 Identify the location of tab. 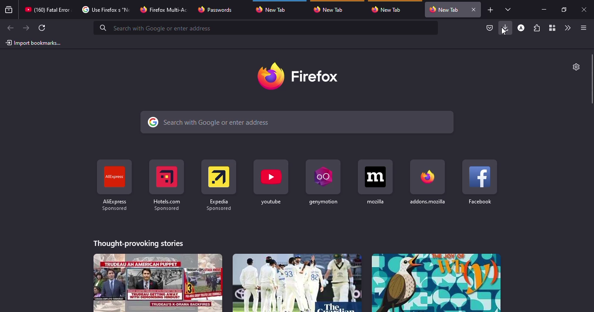
(444, 10).